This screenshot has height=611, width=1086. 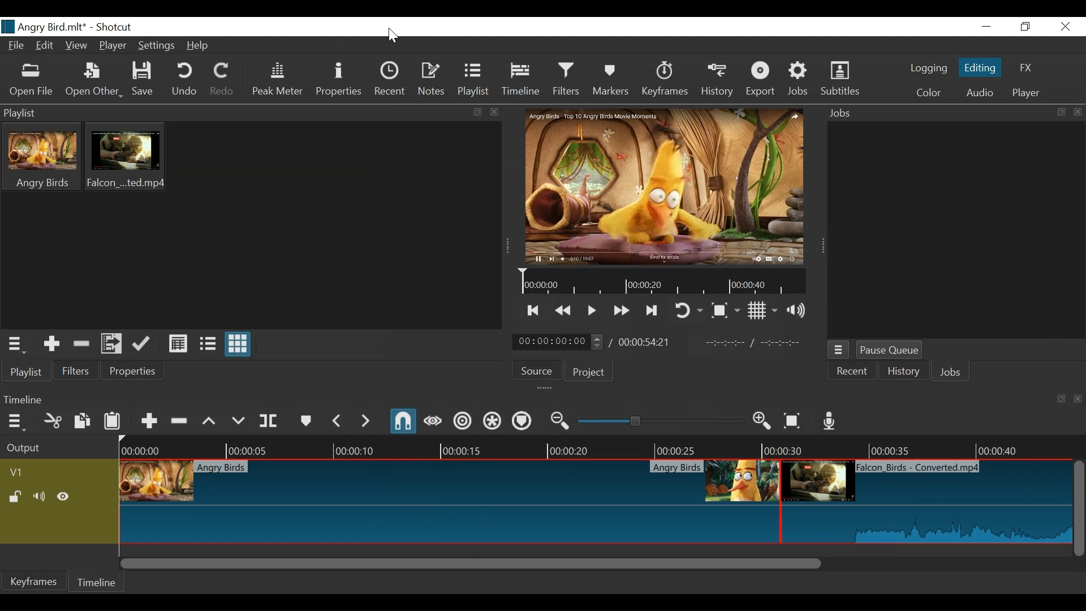 What do you see at coordinates (117, 28) in the screenshot?
I see `Shotcut` at bounding box center [117, 28].